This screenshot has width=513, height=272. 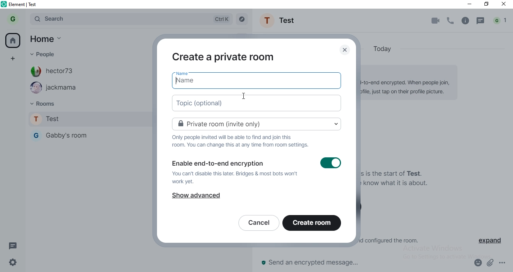 I want to click on private room, so click(x=260, y=125).